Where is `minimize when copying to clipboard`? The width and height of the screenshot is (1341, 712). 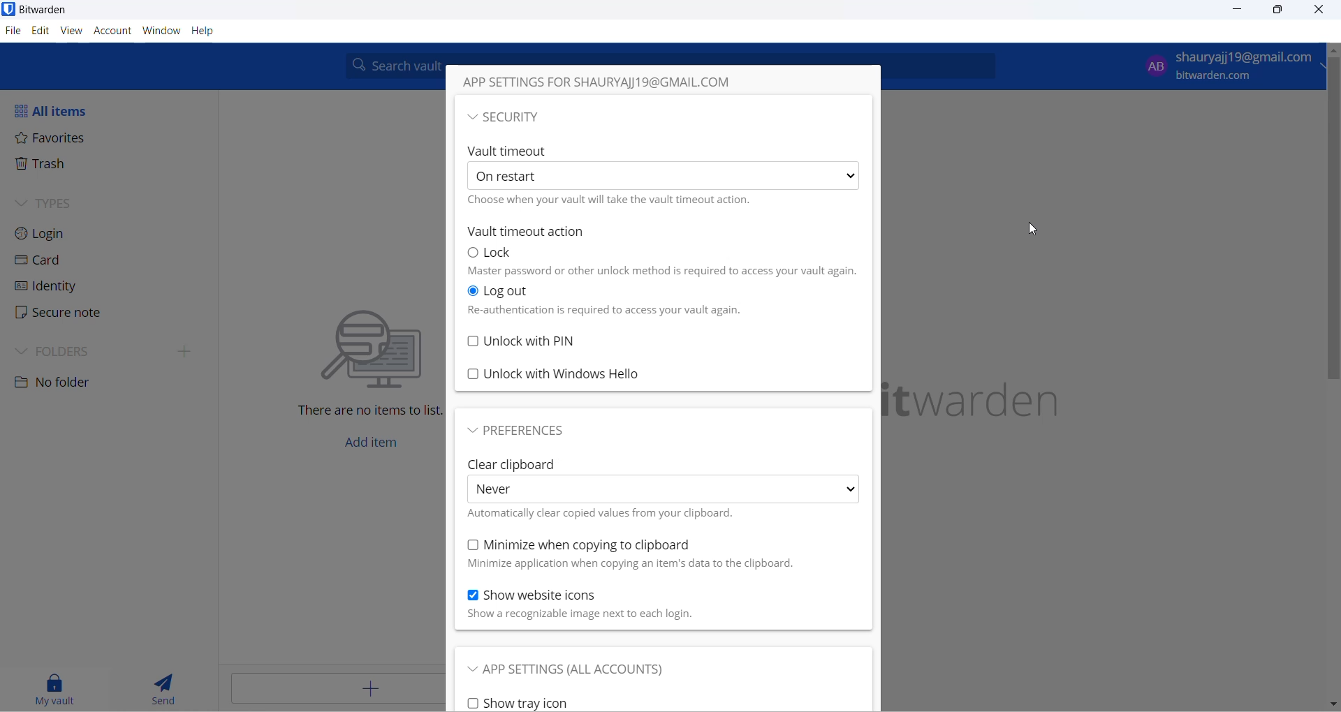 minimize when copying to clipboard is located at coordinates (581, 542).